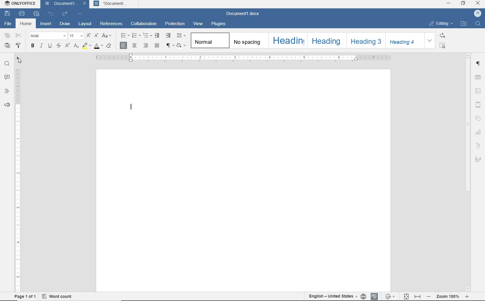 The height and width of the screenshot is (301, 485). What do you see at coordinates (77, 46) in the screenshot?
I see `SUBSCRIPT` at bounding box center [77, 46].